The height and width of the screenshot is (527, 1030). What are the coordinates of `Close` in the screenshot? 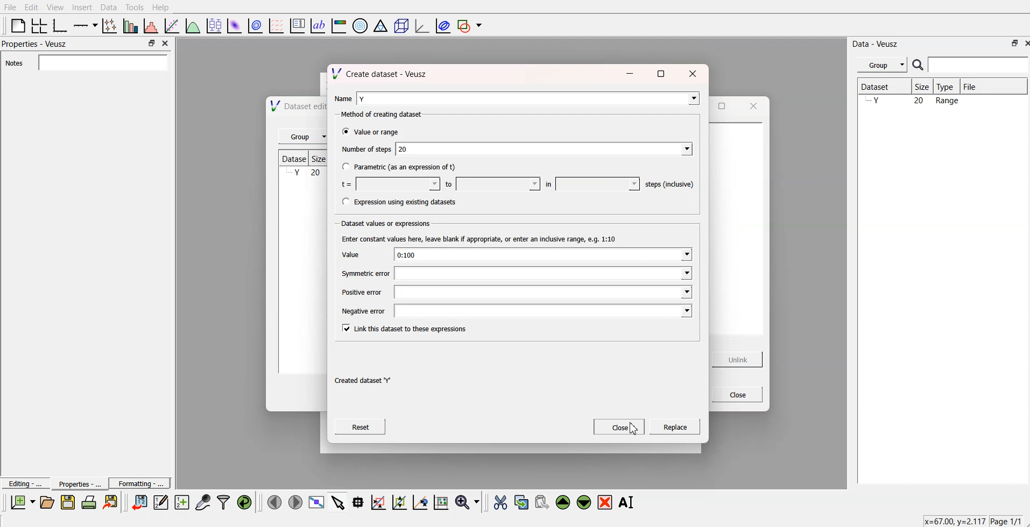 It's located at (1024, 43).